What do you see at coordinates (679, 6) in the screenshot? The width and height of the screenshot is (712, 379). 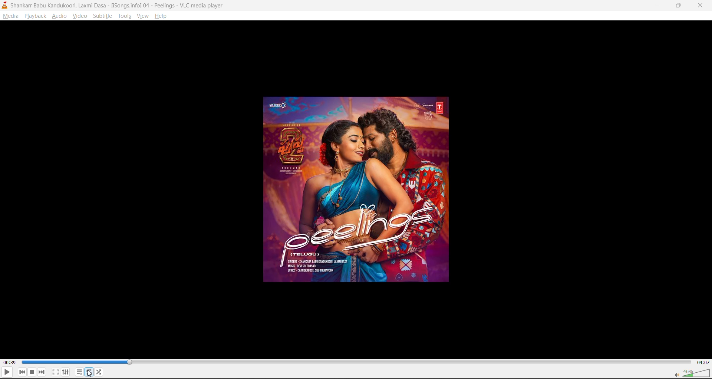 I see `maximize` at bounding box center [679, 6].